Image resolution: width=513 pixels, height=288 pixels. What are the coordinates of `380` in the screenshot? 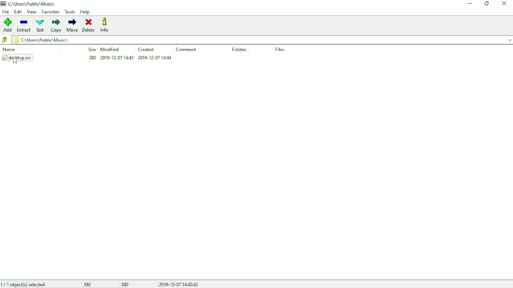 It's located at (126, 284).